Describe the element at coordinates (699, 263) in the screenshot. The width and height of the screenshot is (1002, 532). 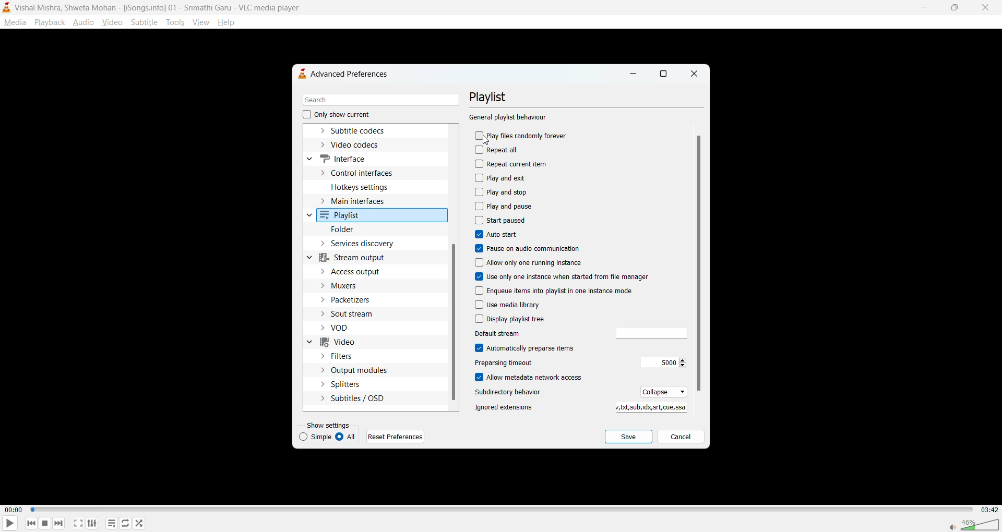
I see `vertical scroll bar` at that location.